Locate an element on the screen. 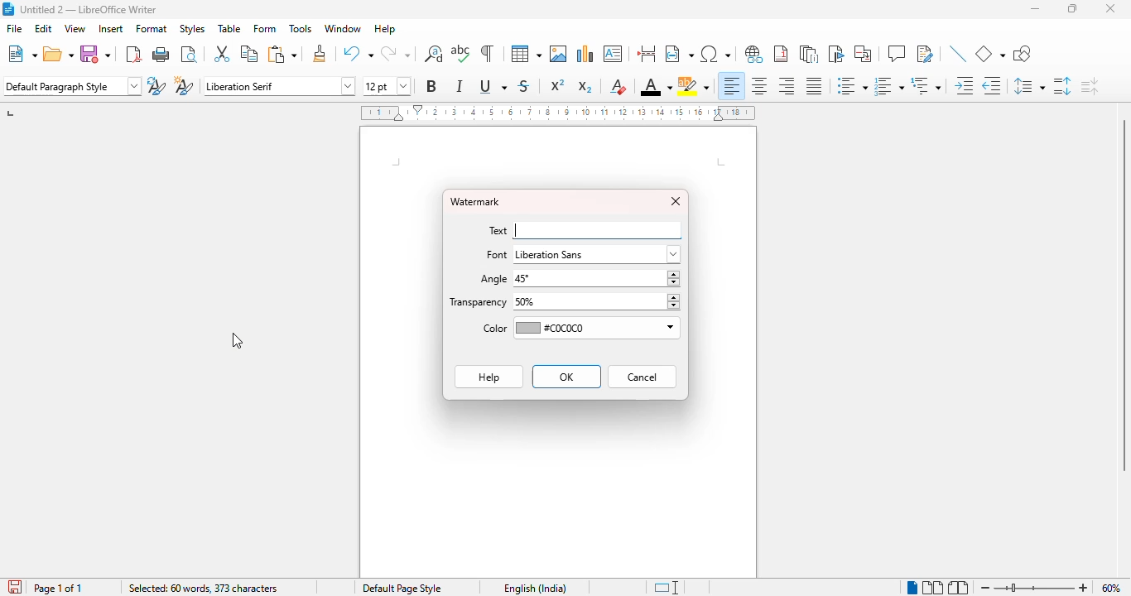 This screenshot has width=1131, height=596. align right is located at coordinates (786, 85).